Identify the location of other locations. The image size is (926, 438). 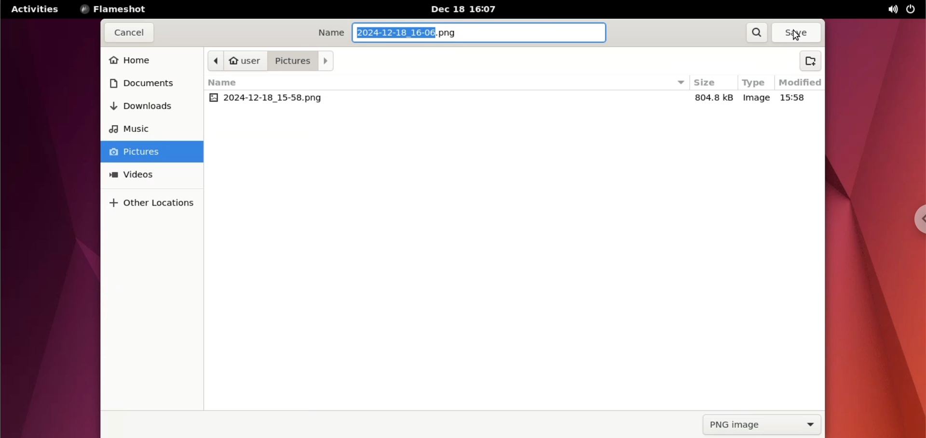
(152, 200).